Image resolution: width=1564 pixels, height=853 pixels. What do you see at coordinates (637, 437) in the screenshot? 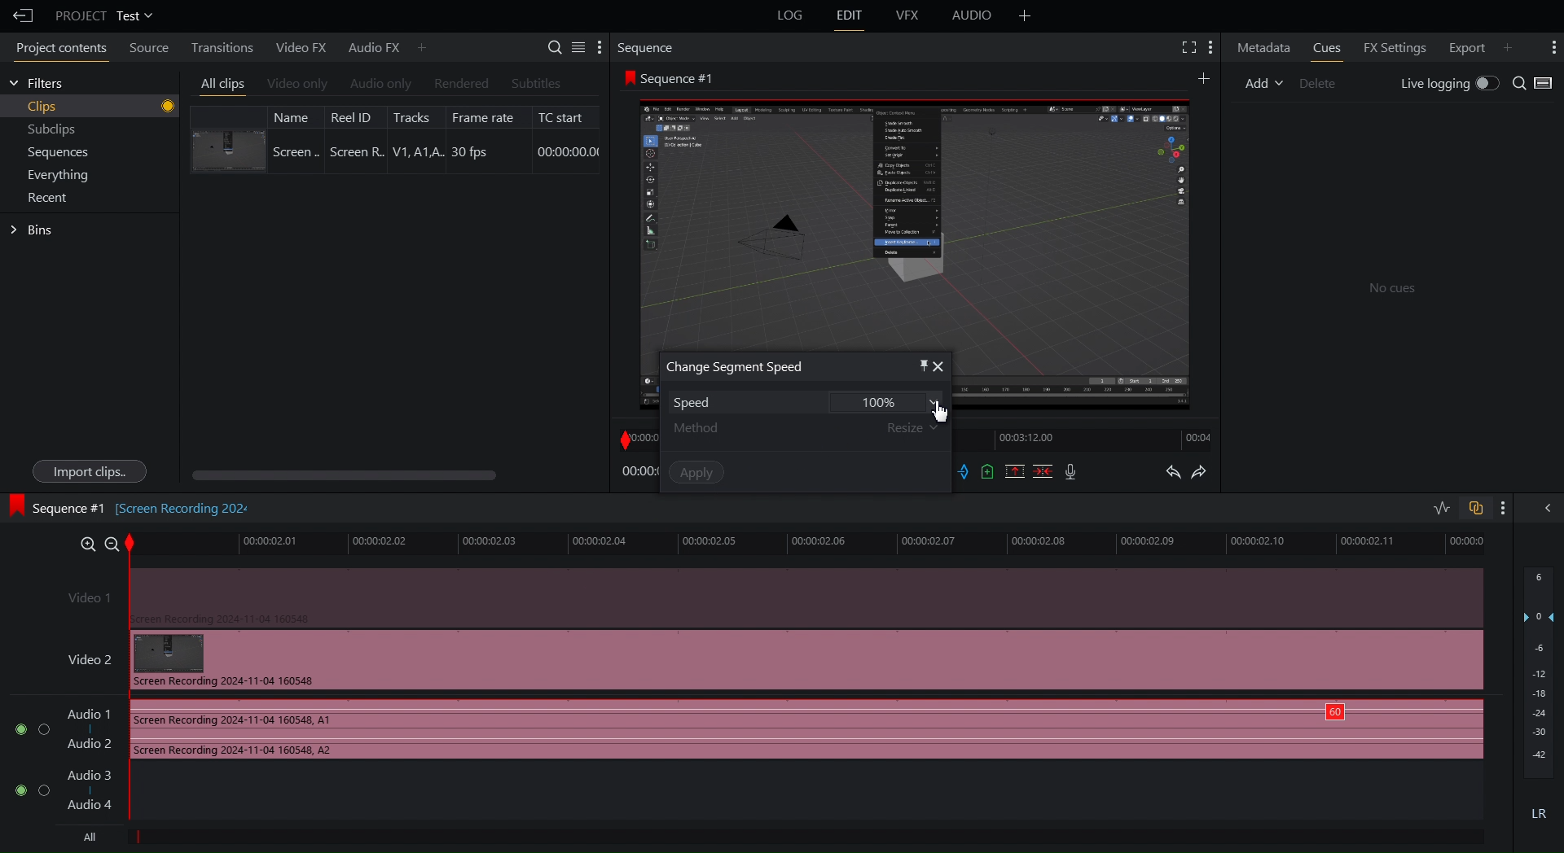
I see `Timeline` at bounding box center [637, 437].